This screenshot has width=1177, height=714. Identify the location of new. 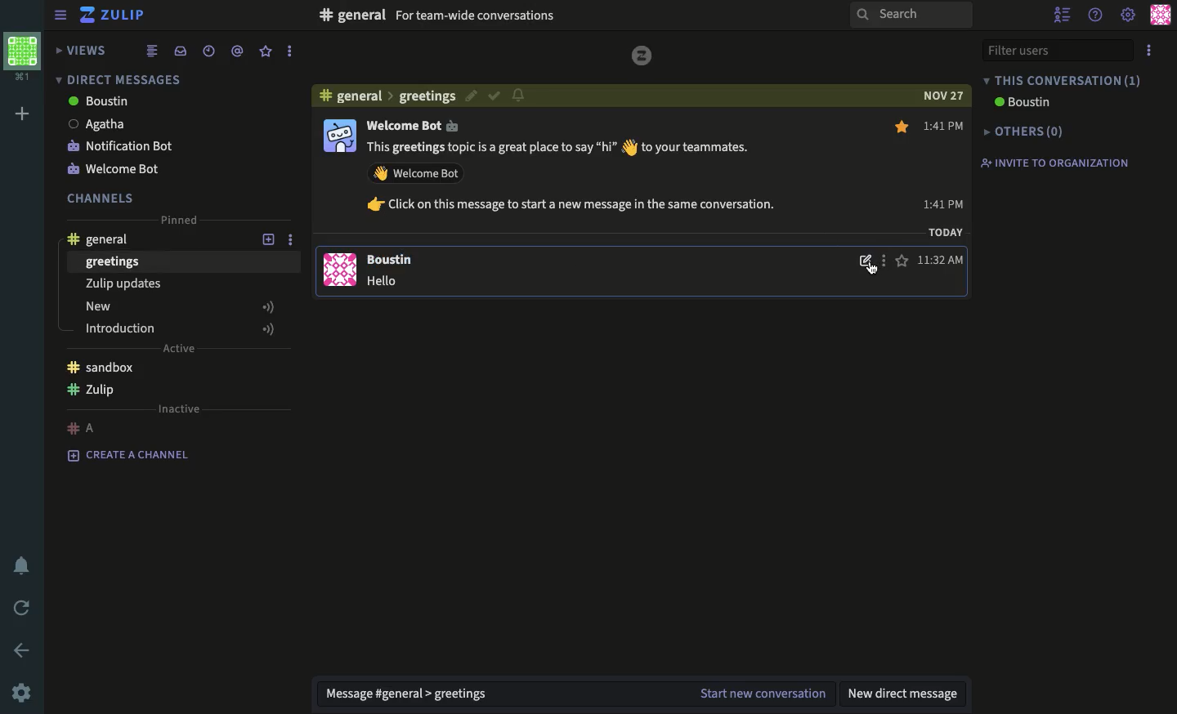
(181, 309).